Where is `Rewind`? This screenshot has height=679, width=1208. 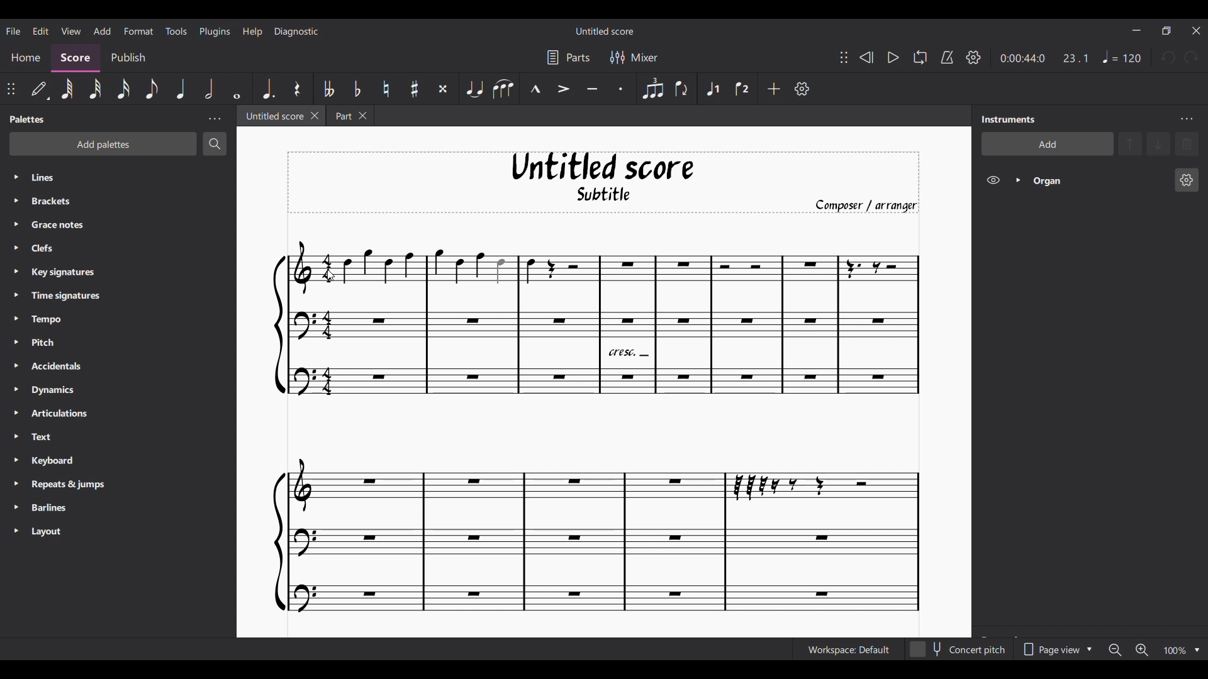 Rewind is located at coordinates (866, 57).